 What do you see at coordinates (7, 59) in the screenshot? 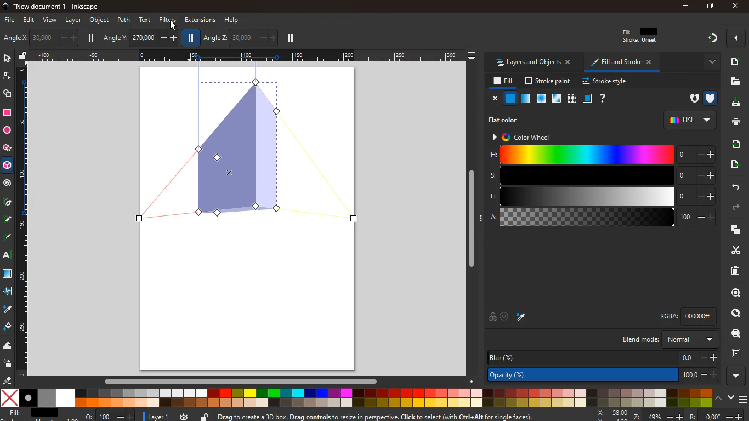
I see `select` at bounding box center [7, 59].